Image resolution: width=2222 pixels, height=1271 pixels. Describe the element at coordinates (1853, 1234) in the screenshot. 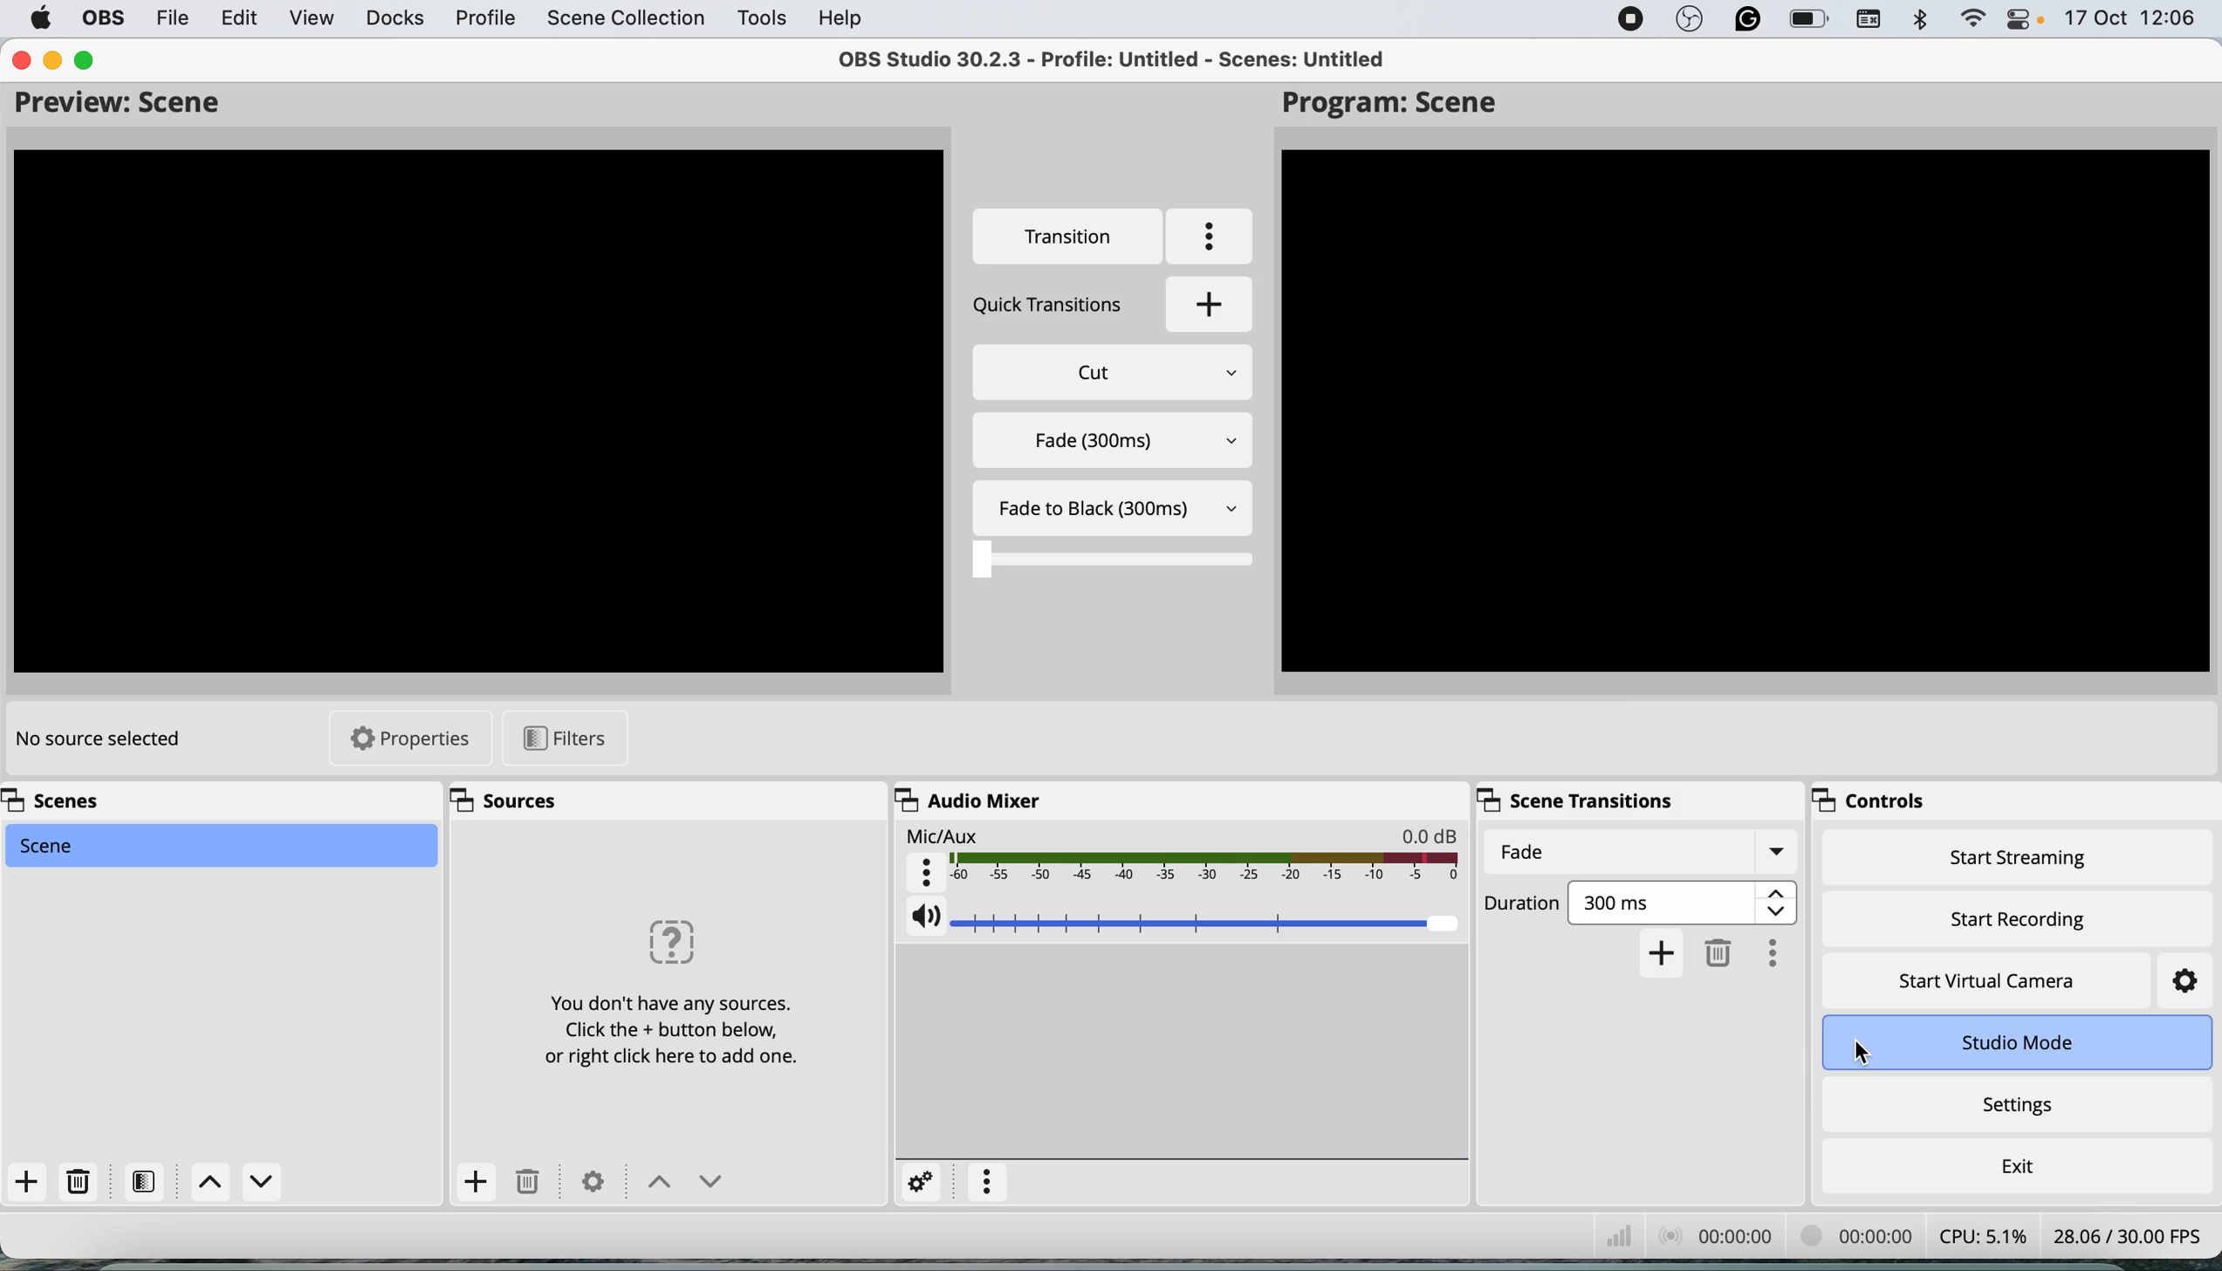

I see `video recording timestamp` at that location.